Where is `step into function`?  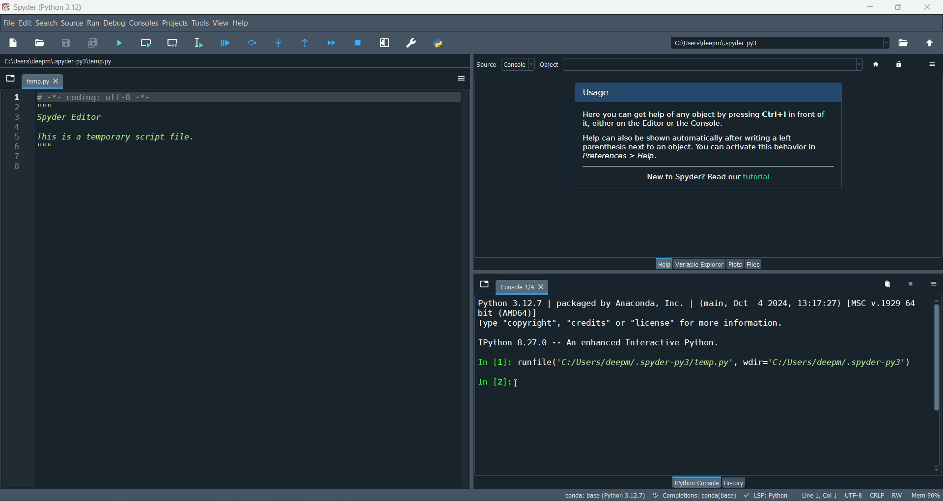 step into function is located at coordinates (278, 43).